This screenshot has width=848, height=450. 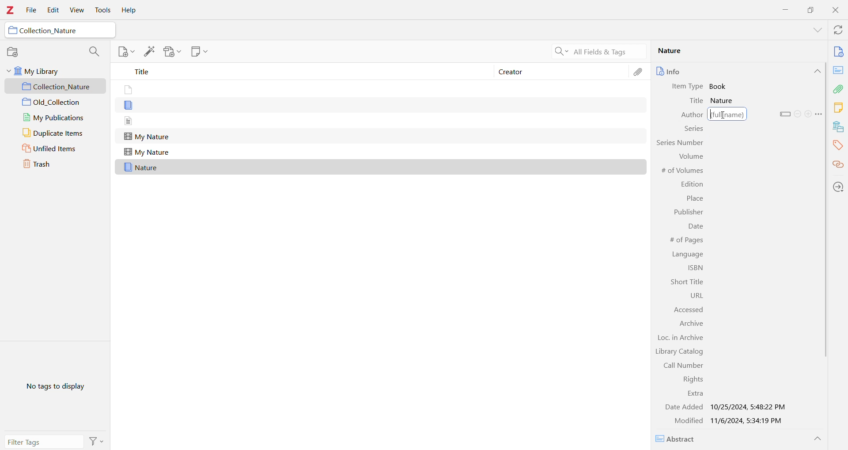 What do you see at coordinates (838, 70) in the screenshot?
I see `Abstract` at bounding box center [838, 70].